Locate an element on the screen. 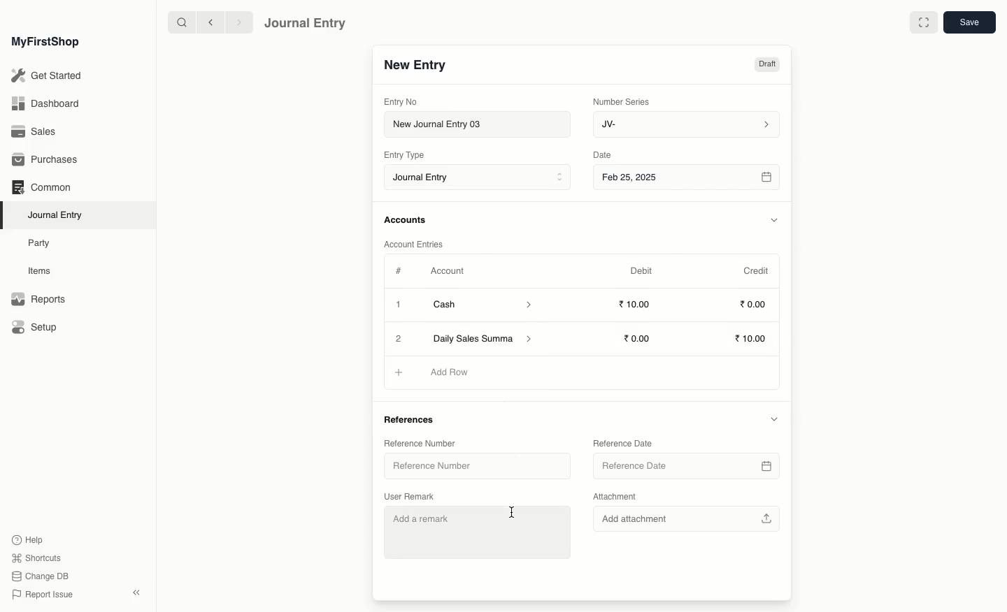 The height and width of the screenshot is (612, 1007). References is located at coordinates (413, 421).